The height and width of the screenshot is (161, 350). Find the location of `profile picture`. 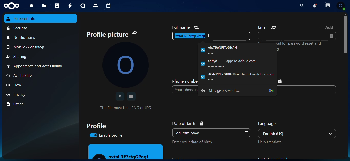

profile picture is located at coordinates (112, 35).